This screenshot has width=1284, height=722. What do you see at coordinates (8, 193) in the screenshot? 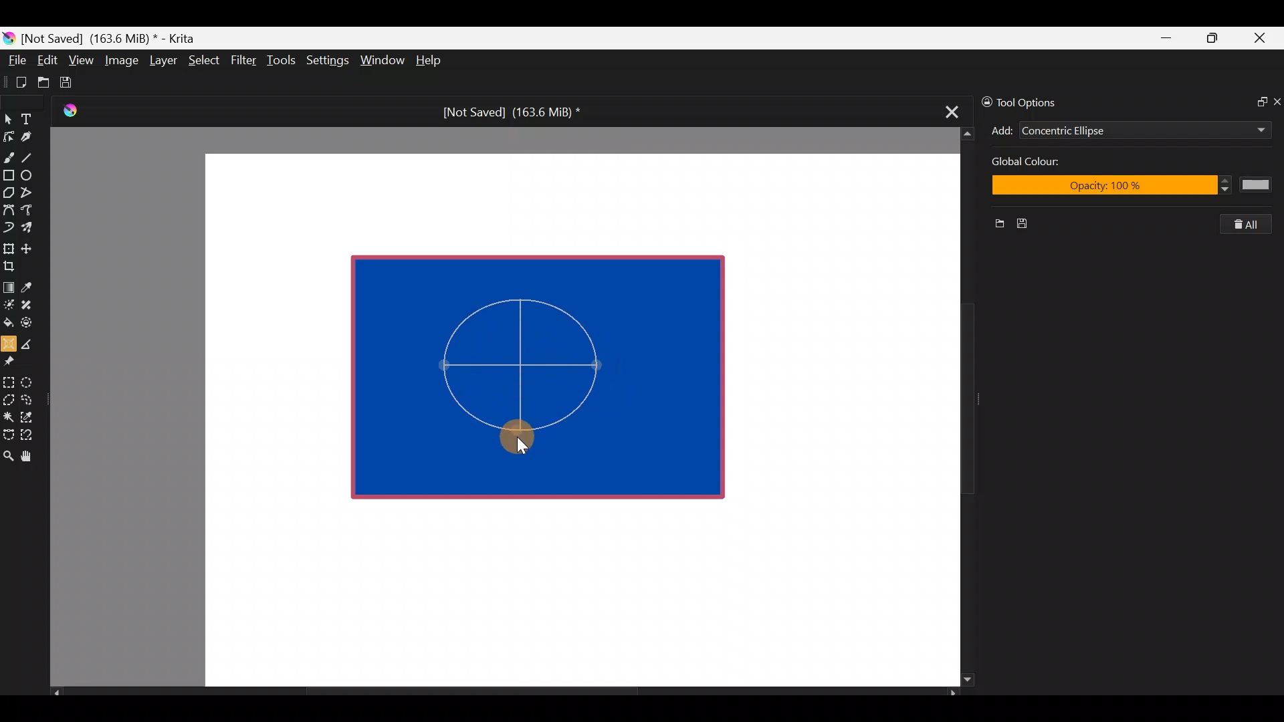
I see `Polygon tool` at bounding box center [8, 193].